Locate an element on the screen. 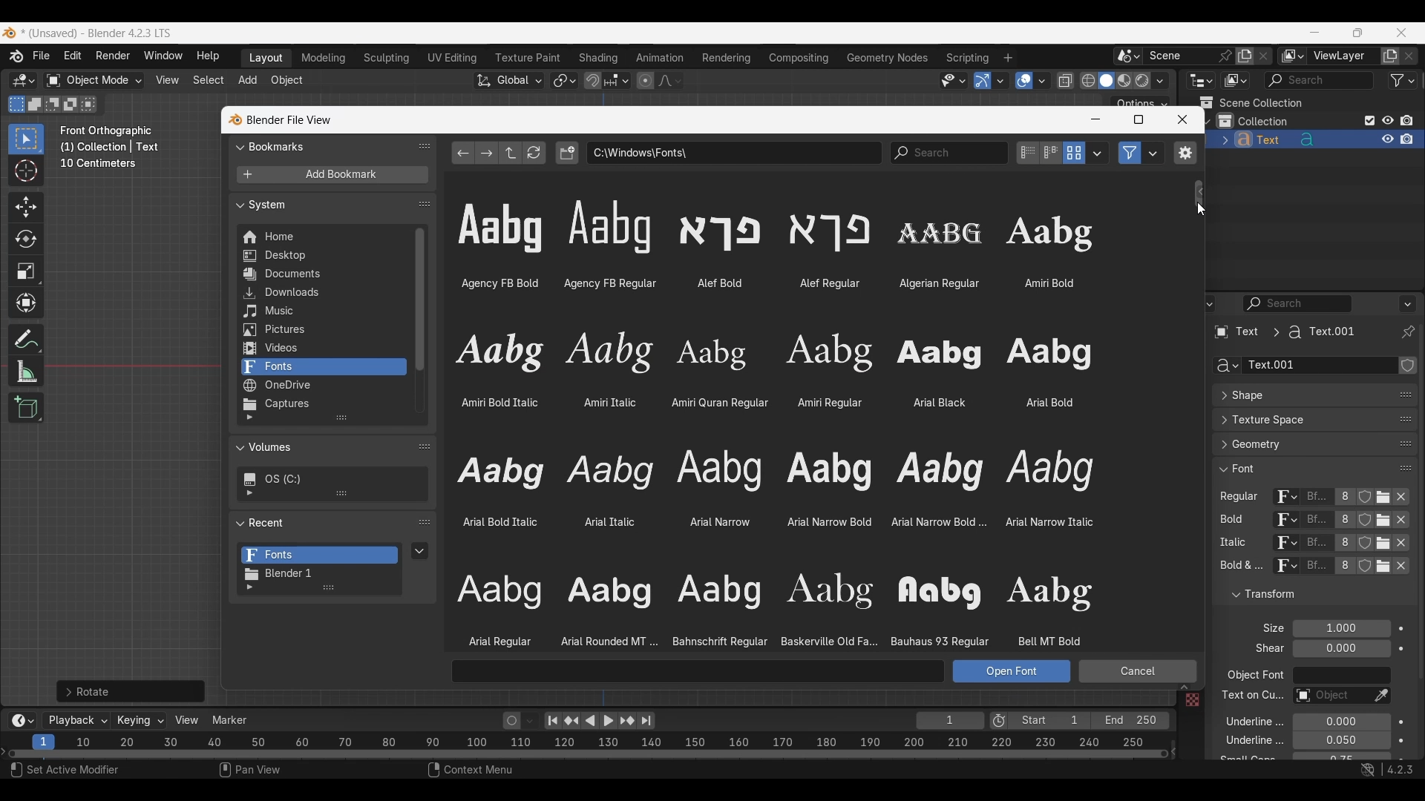  Name or Tag Filter is located at coordinates (949, 153).